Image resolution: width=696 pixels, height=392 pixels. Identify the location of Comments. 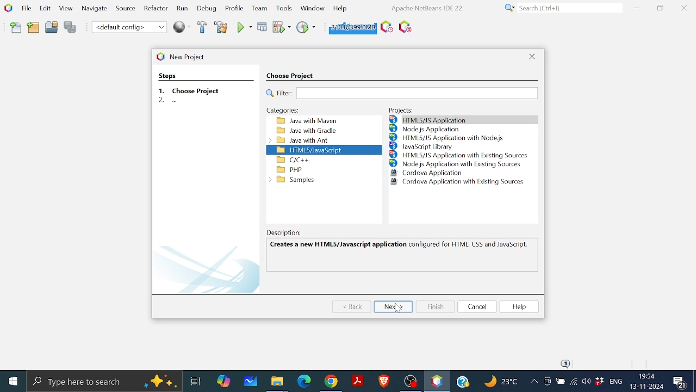
(681, 382).